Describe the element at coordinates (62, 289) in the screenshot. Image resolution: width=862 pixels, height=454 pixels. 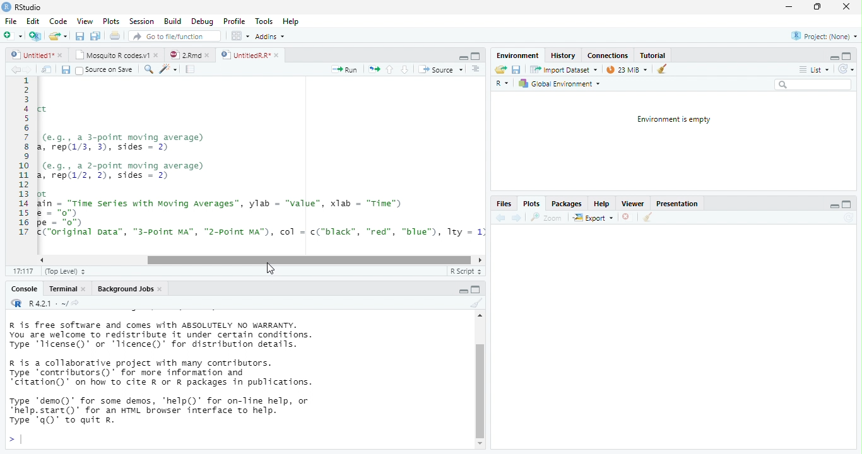
I see `Terminal` at that location.